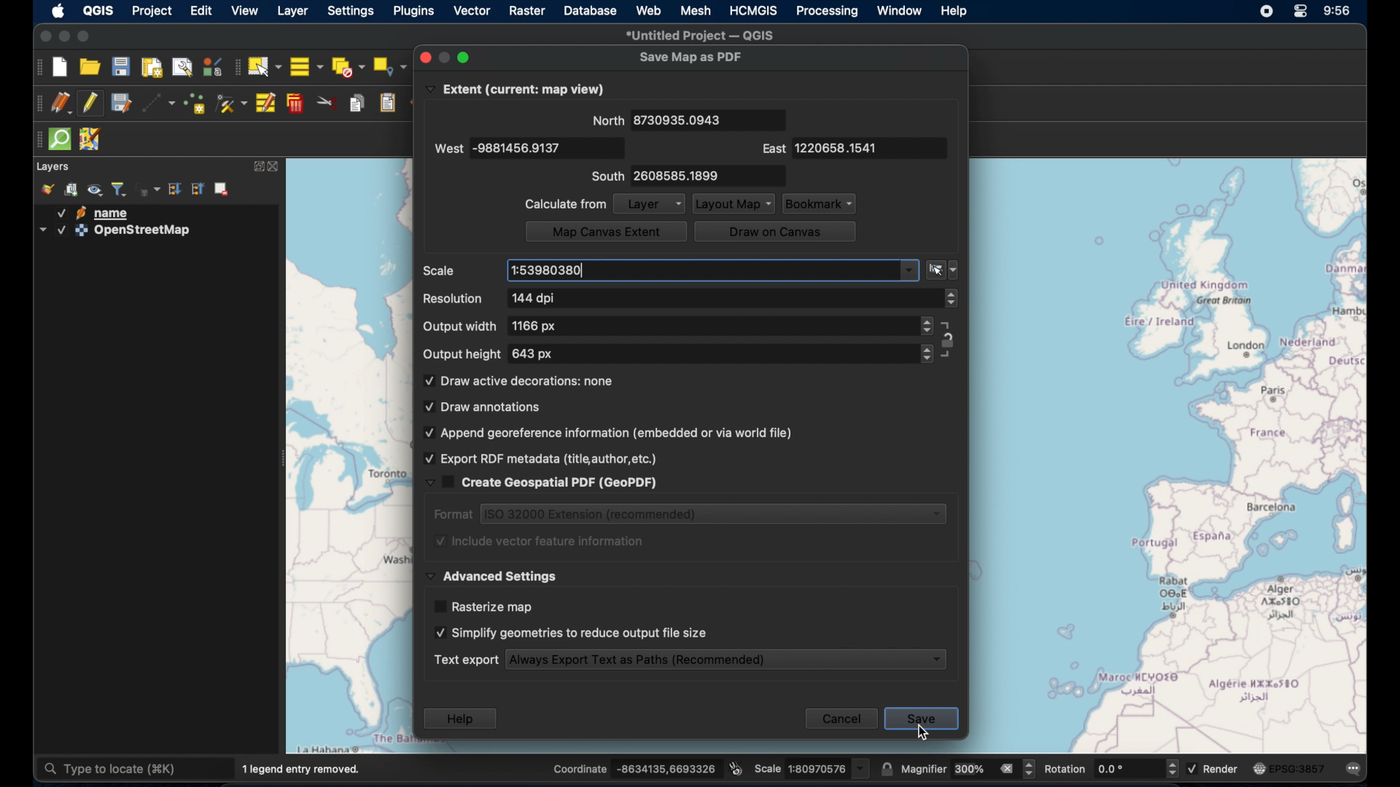  What do you see at coordinates (115, 232) in the screenshot?
I see `openstreetmap` at bounding box center [115, 232].